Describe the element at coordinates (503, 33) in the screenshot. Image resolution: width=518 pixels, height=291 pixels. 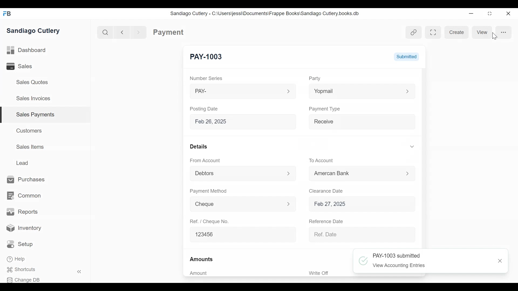
I see `More` at that location.